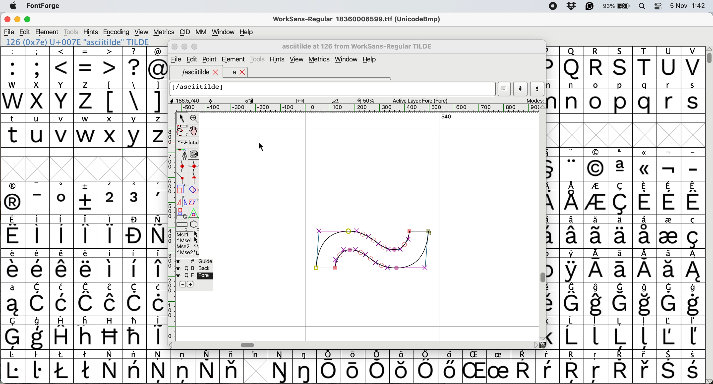 The image size is (713, 384). I want to click on , so click(596, 367).